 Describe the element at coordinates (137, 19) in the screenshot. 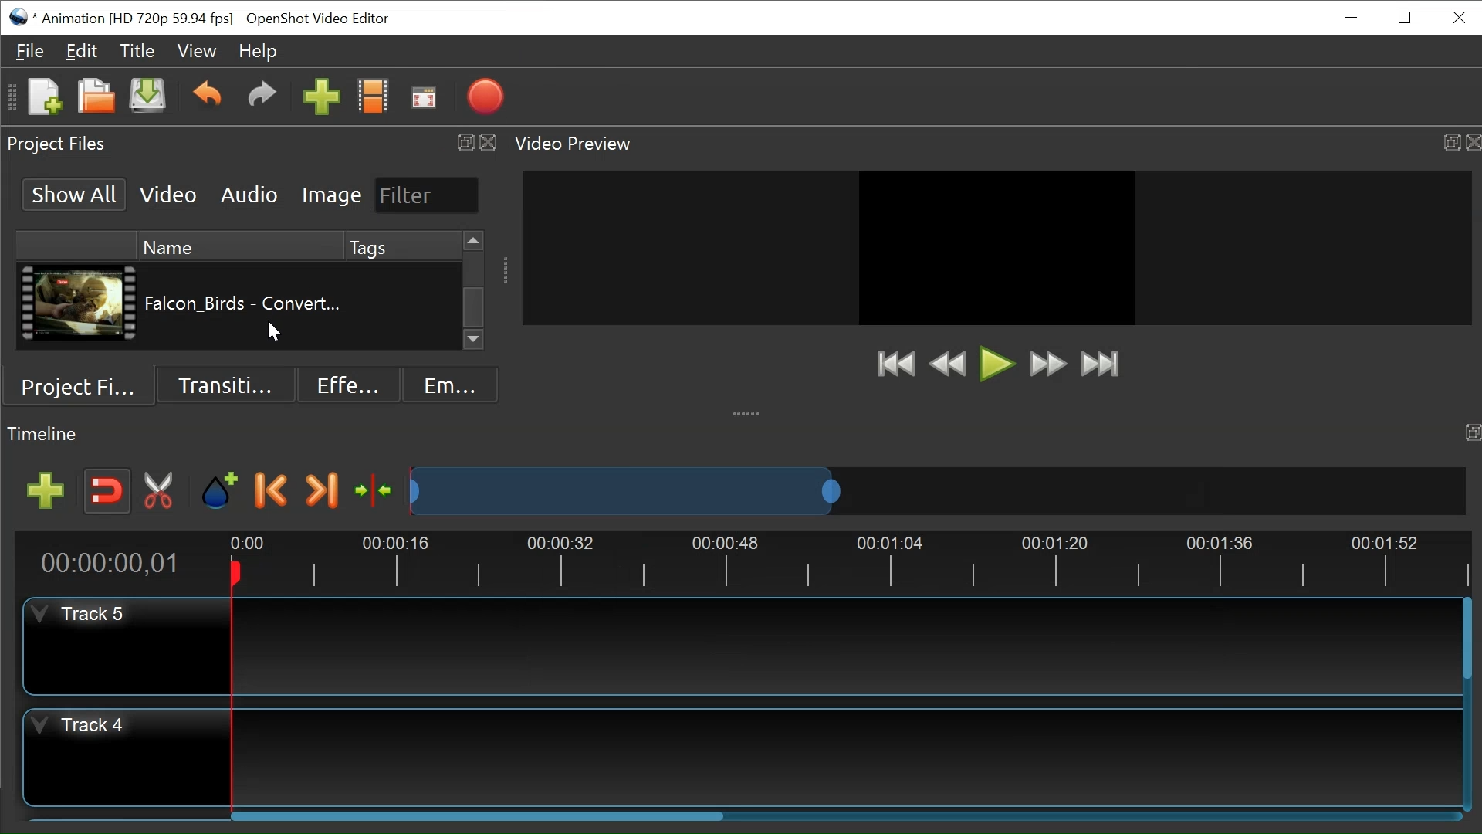

I see `Project Name` at that location.